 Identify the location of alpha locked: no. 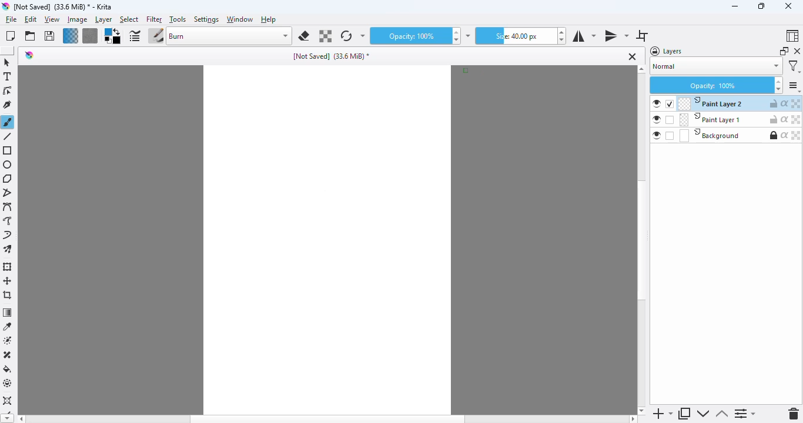
(797, 119).